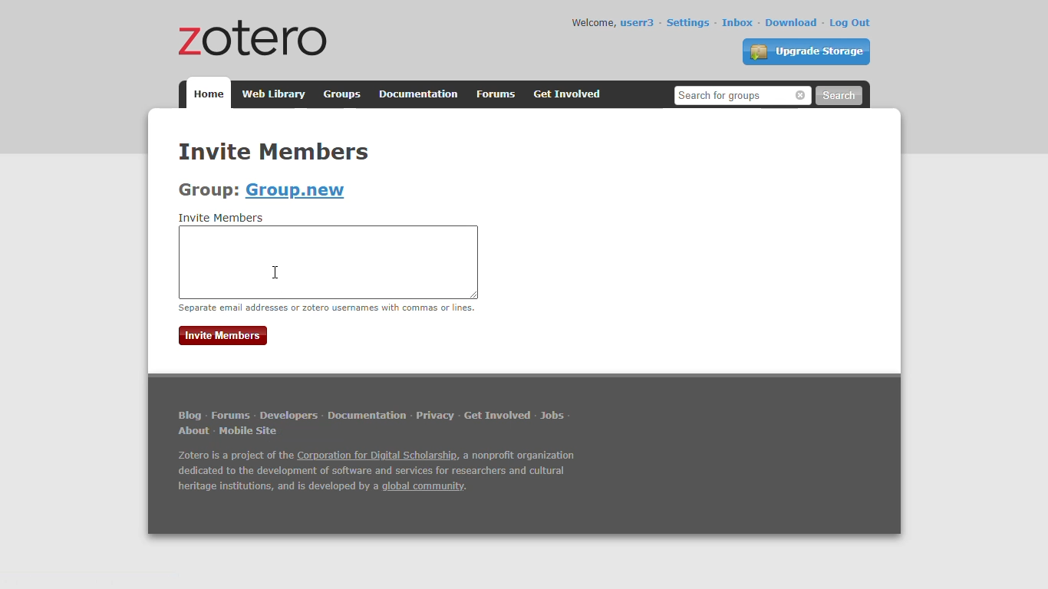 Image resolution: width=1048 pixels, height=589 pixels. What do you see at coordinates (839, 96) in the screenshot?
I see `search` at bounding box center [839, 96].